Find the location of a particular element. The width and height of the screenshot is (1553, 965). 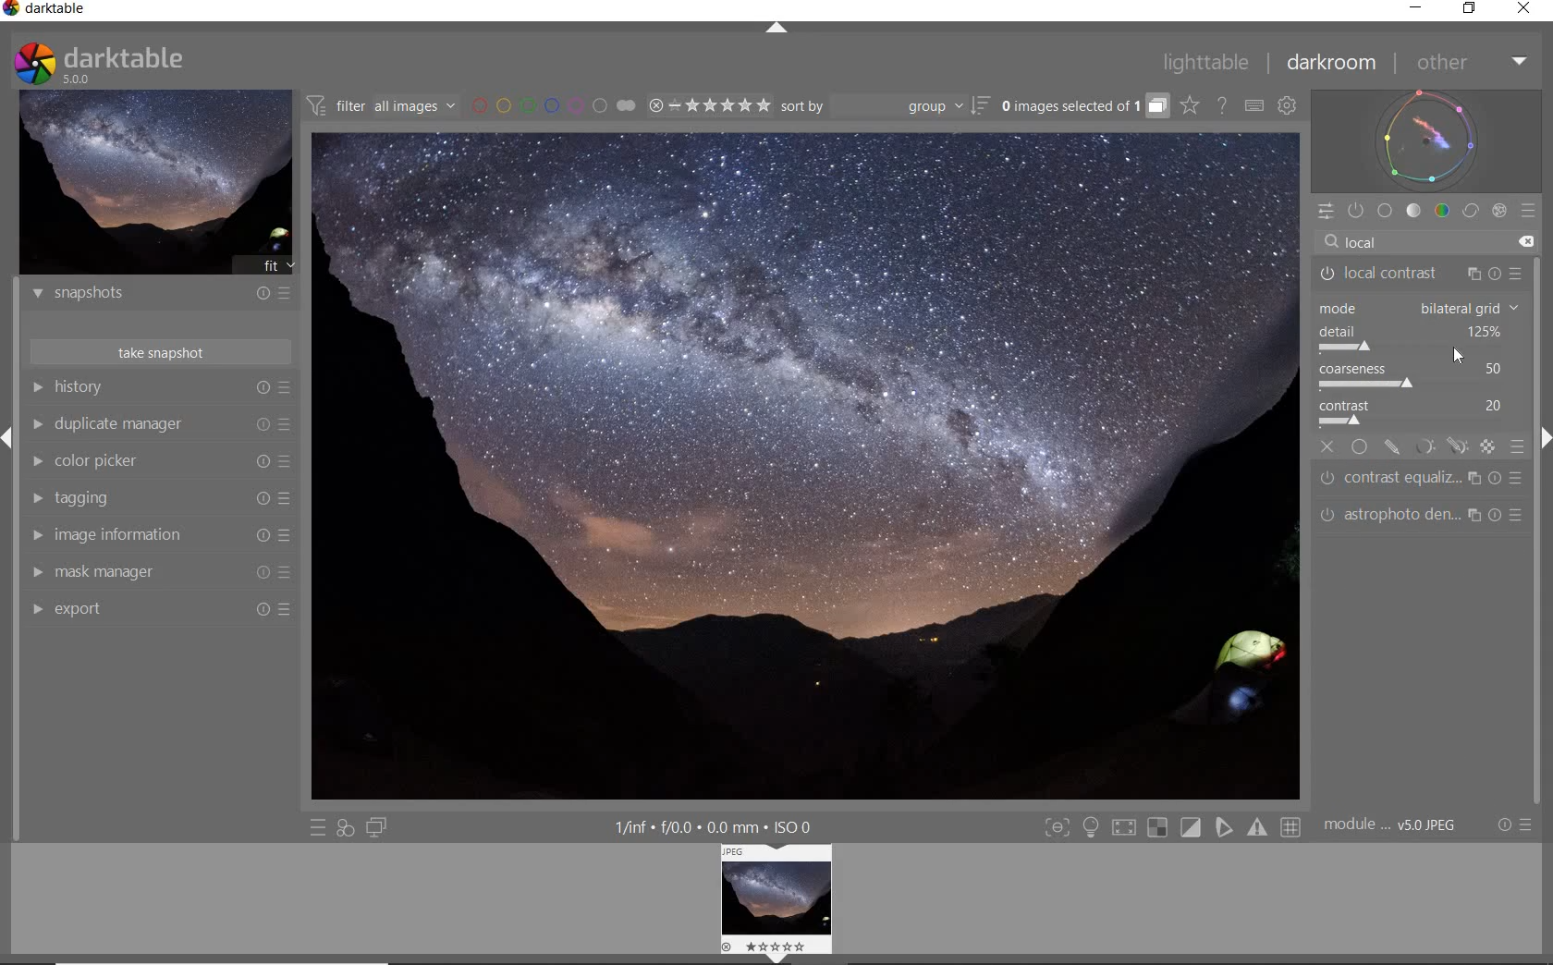

HELP ONLINE is located at coordinates (1221, 105).